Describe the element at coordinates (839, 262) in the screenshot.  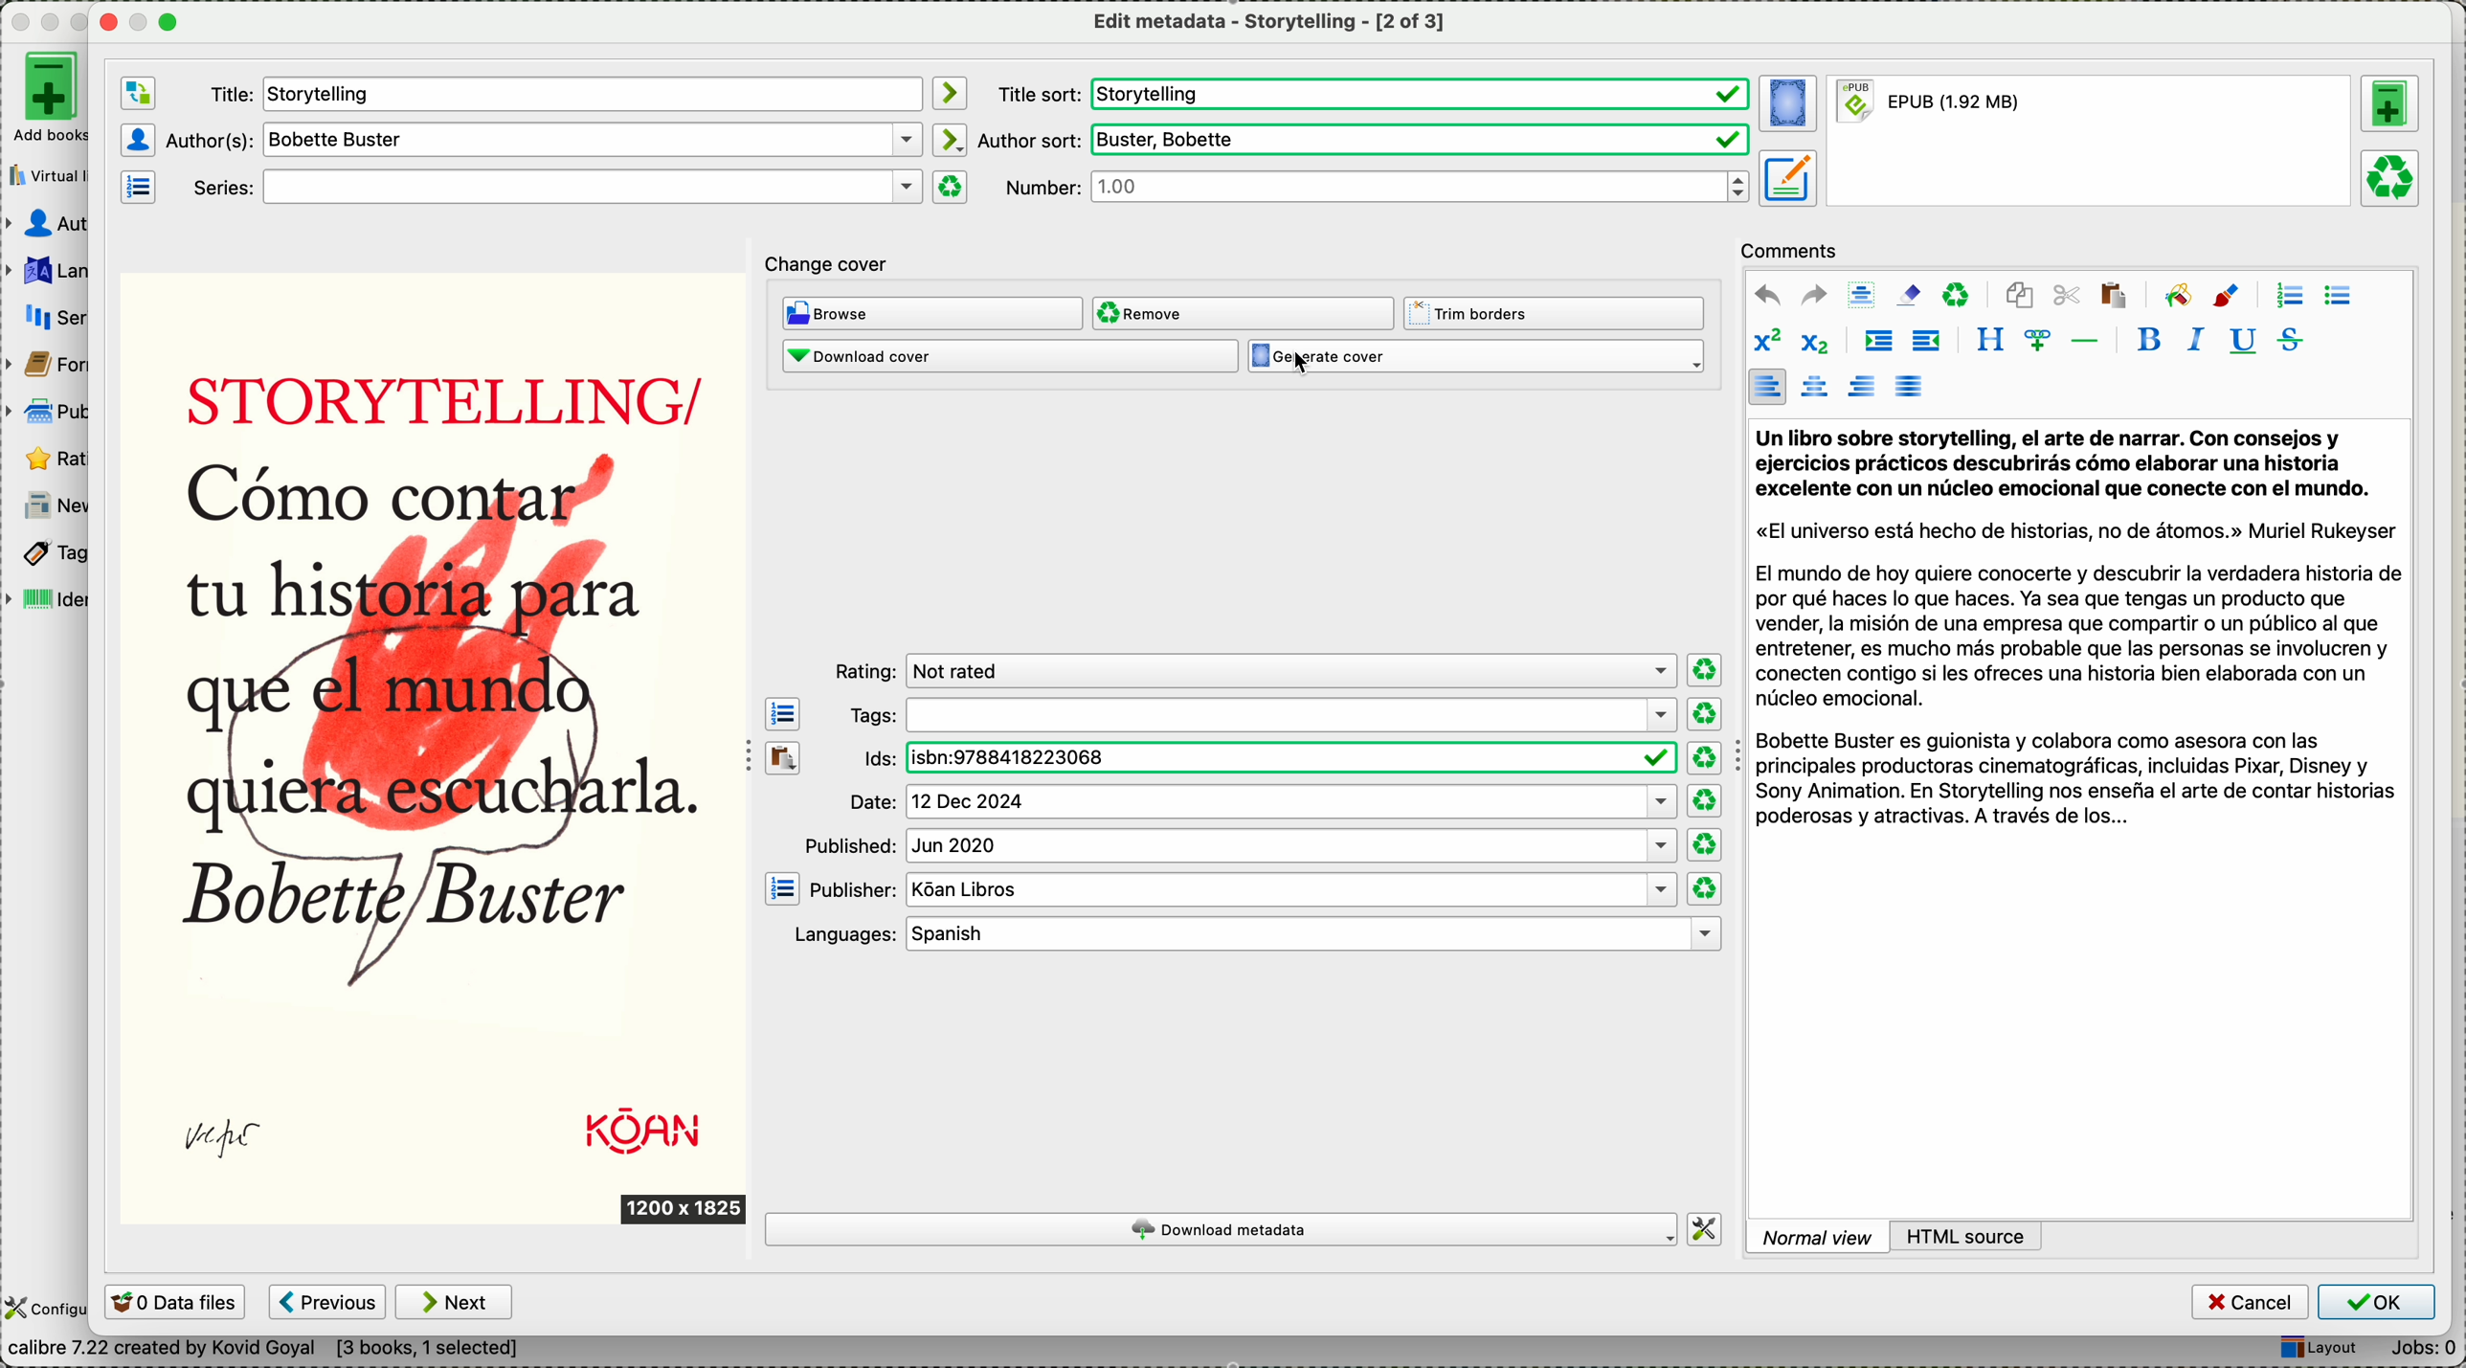
I see `change cover` at that location.